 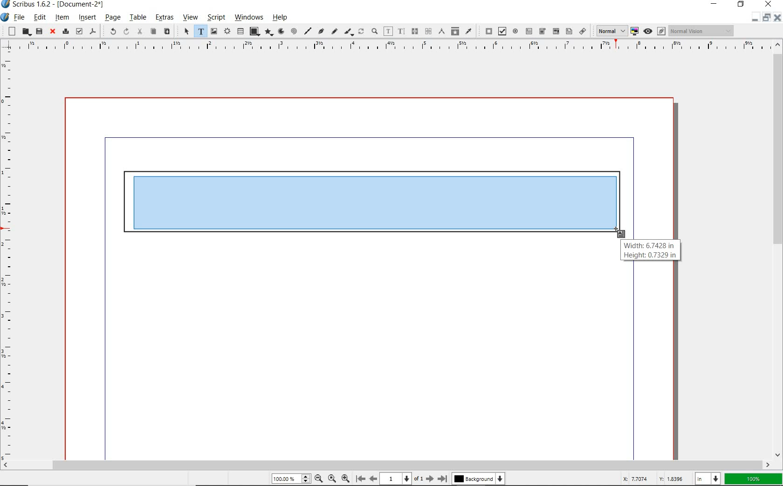 What do you see at coordinates (138, 17) in the screenshot?
I see `table` at bounding box center [138, 17].